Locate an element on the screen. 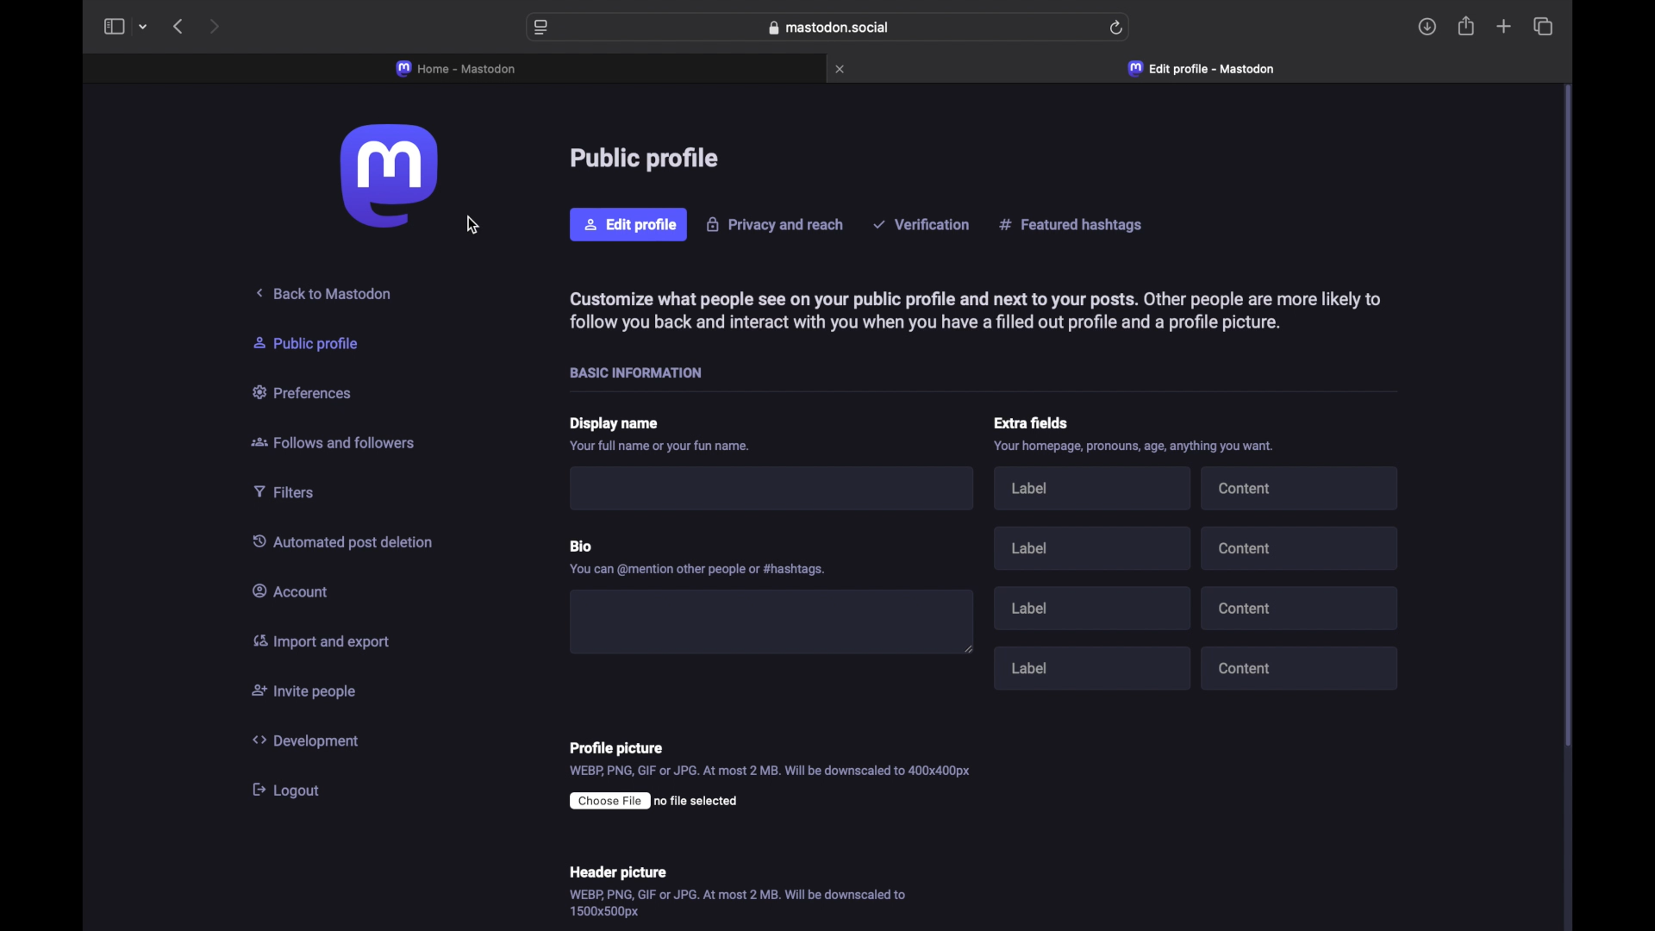 This screenshot has height=931, width=1655. info is located at coordinates (743, 904).